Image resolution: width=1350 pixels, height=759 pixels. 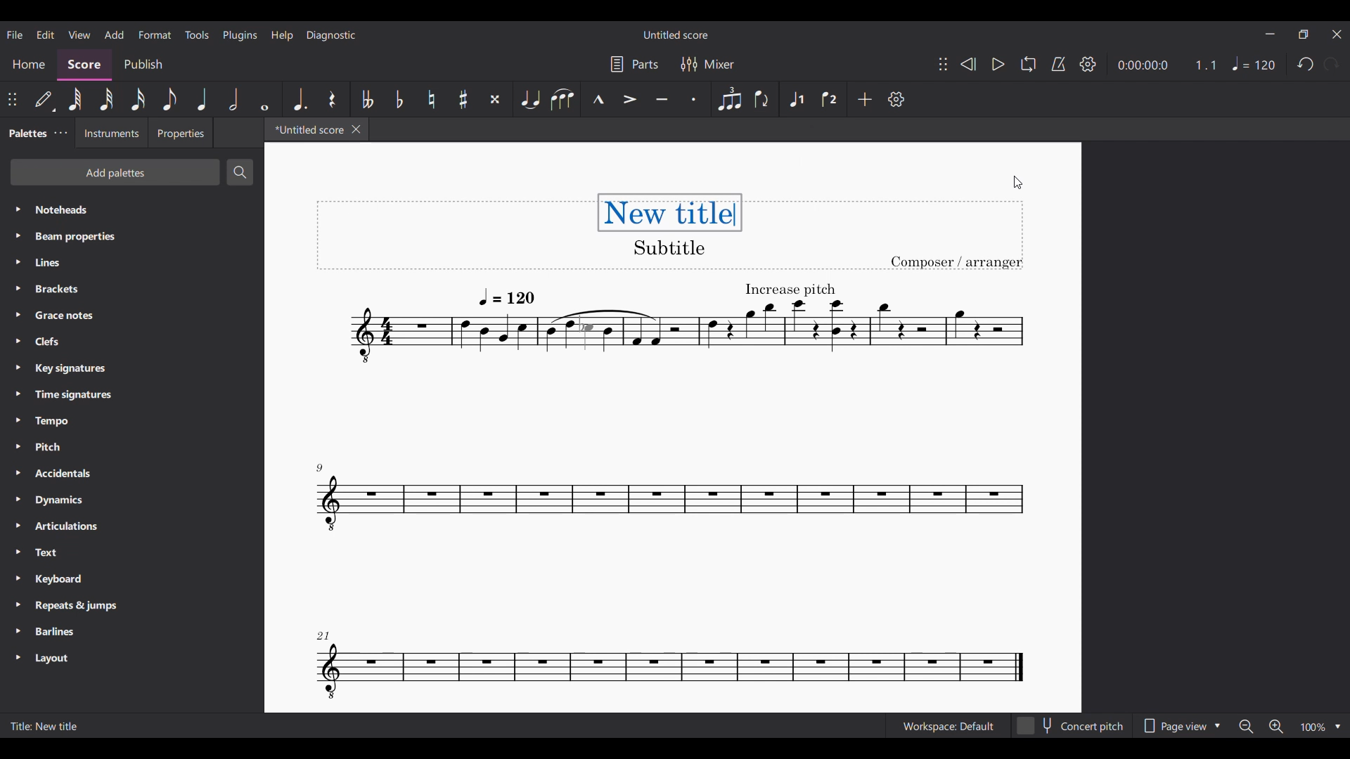 What do you see at coordinates (79, 34) in the screenshot?
I see `View menu ` at bounding box center [79, 34].